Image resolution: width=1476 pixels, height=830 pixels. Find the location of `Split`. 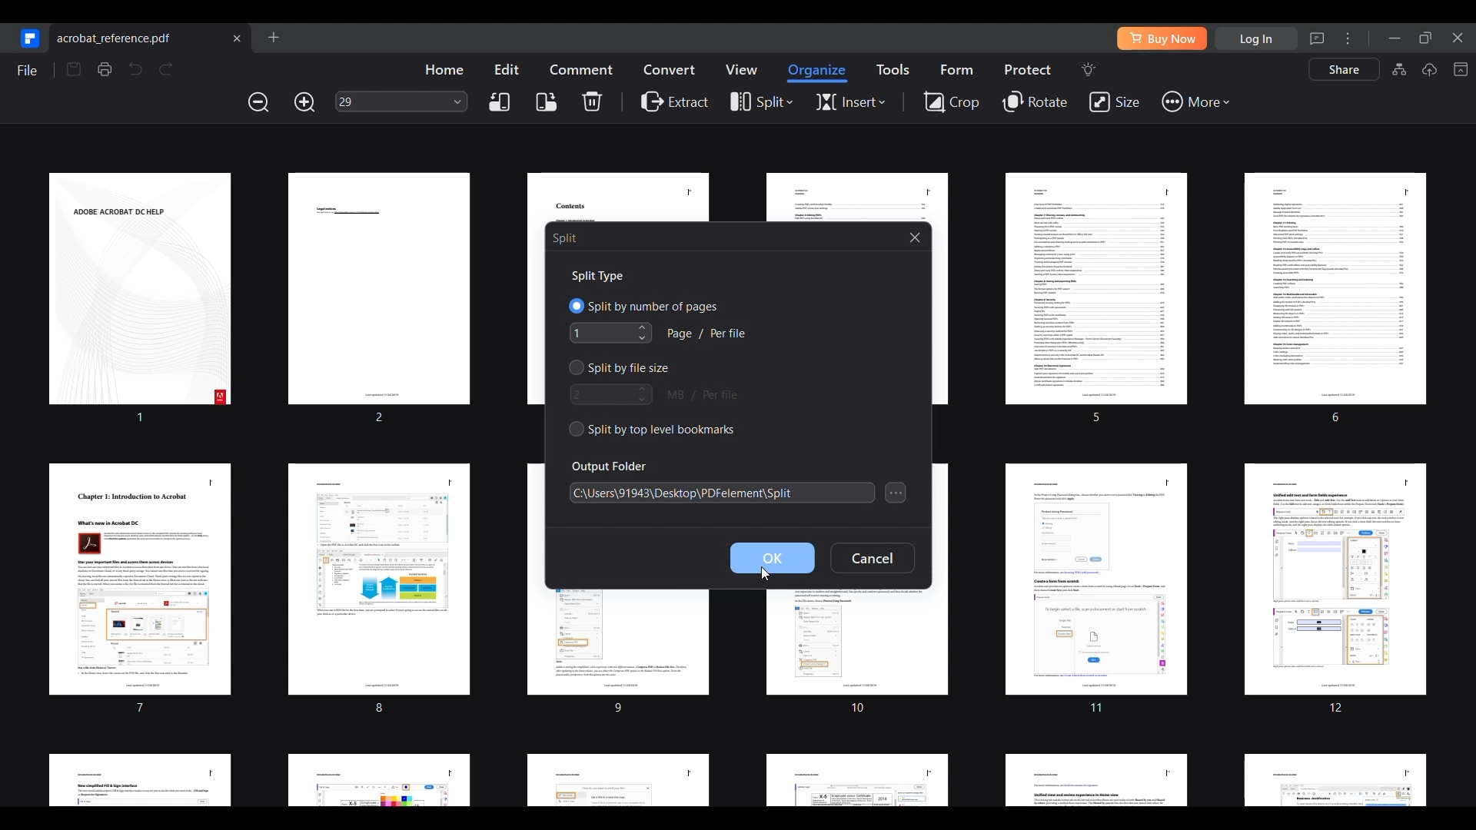

Split is located at coordinates (759, 104).